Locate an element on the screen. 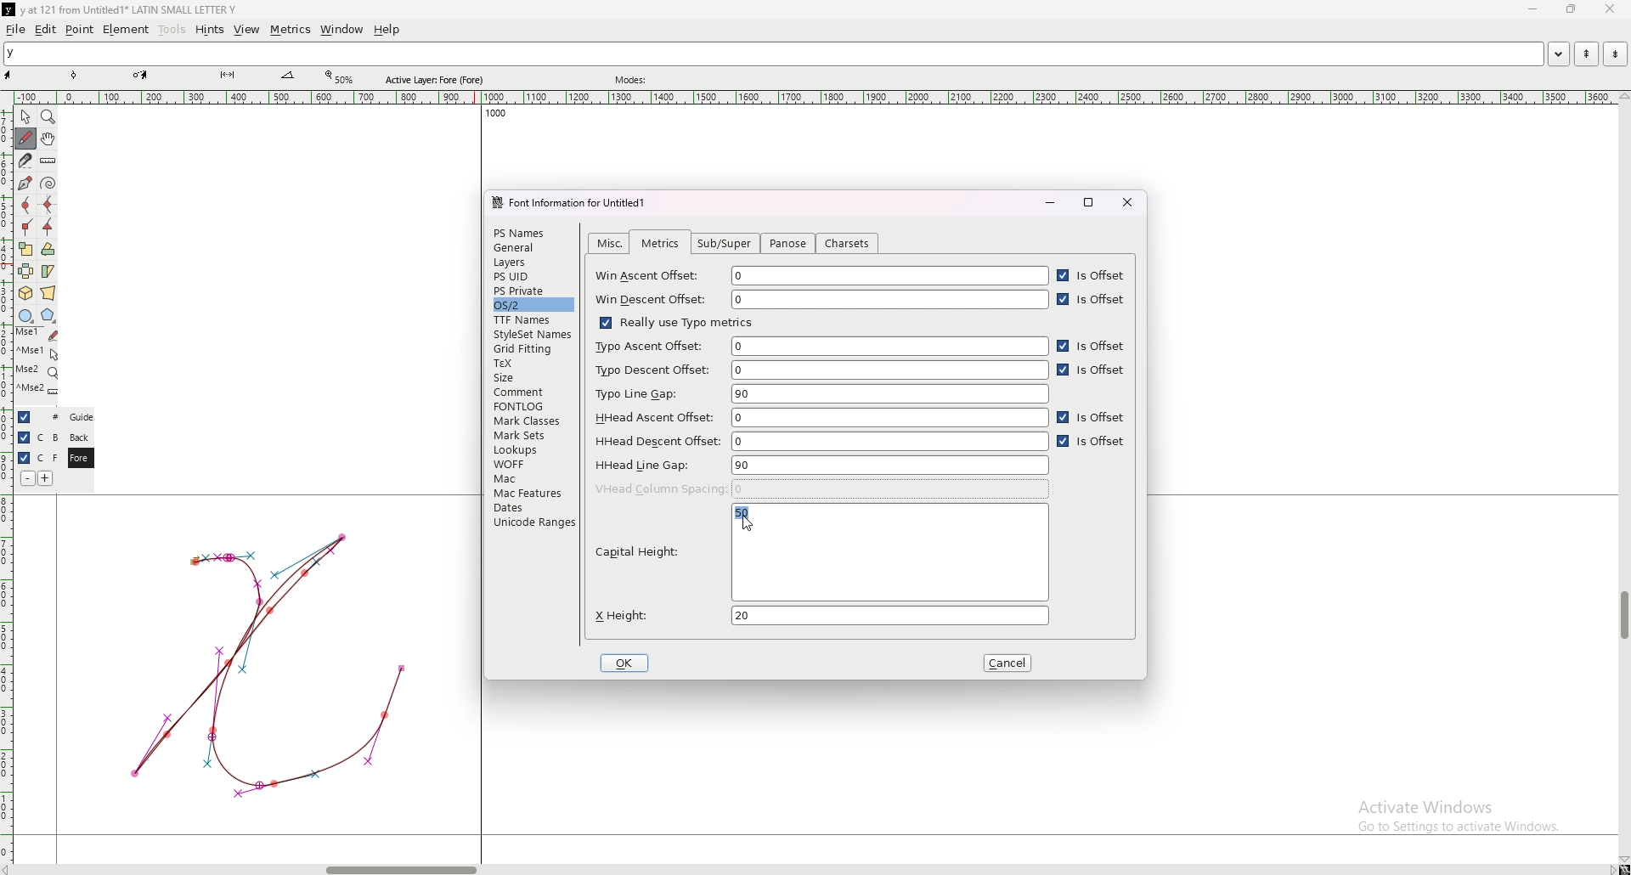 The height and width of the screenshot is (875, 1631). y is located at coordinates (773, 54).